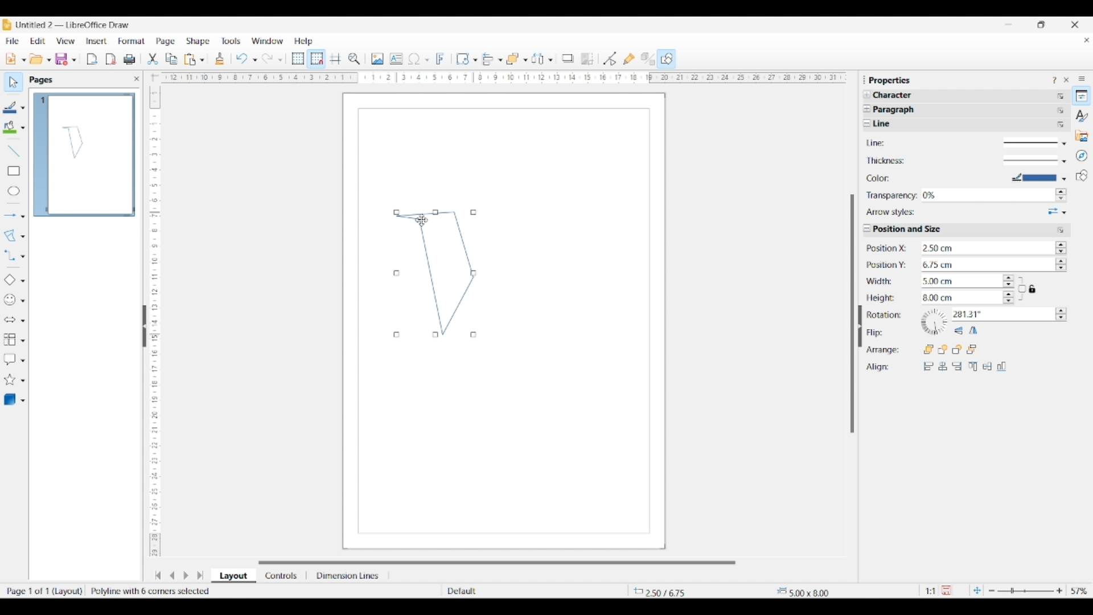  What do you see at coordinates (268, 41) in the screenshot?
I see `Window` at bounding box center [268, 41].